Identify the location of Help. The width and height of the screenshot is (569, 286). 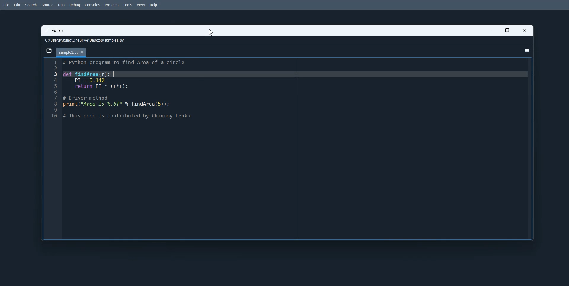
(154, 5).